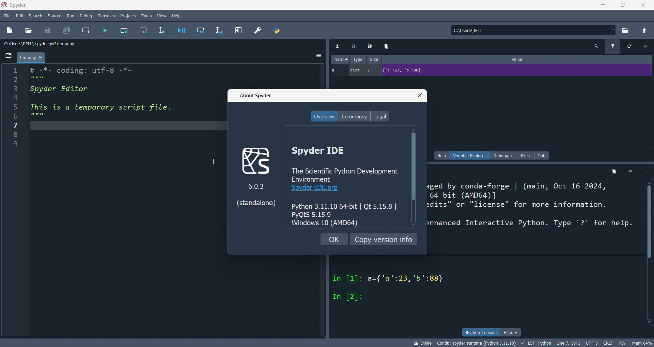  Describe the element at coordinates (70, 16) in the screenshot. I see `run` at that location.